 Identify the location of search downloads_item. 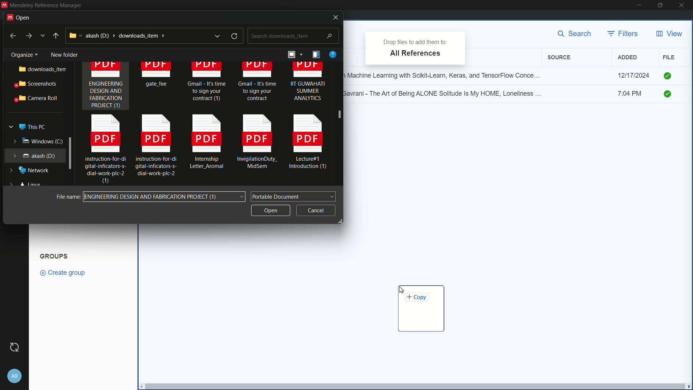
(292, 36).